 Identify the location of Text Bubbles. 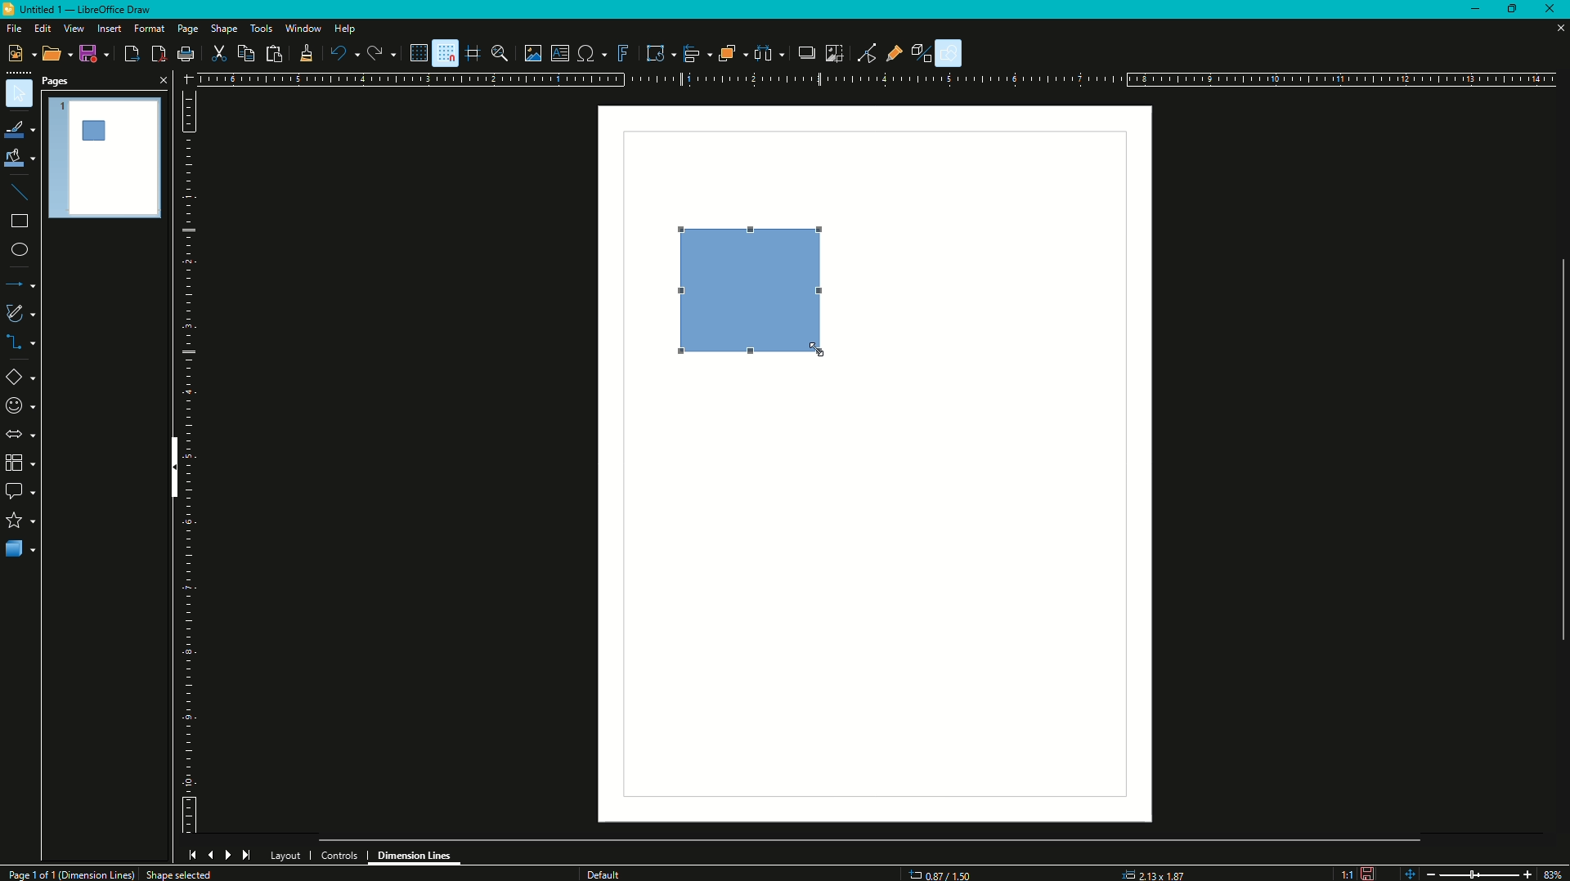
(21, 493).